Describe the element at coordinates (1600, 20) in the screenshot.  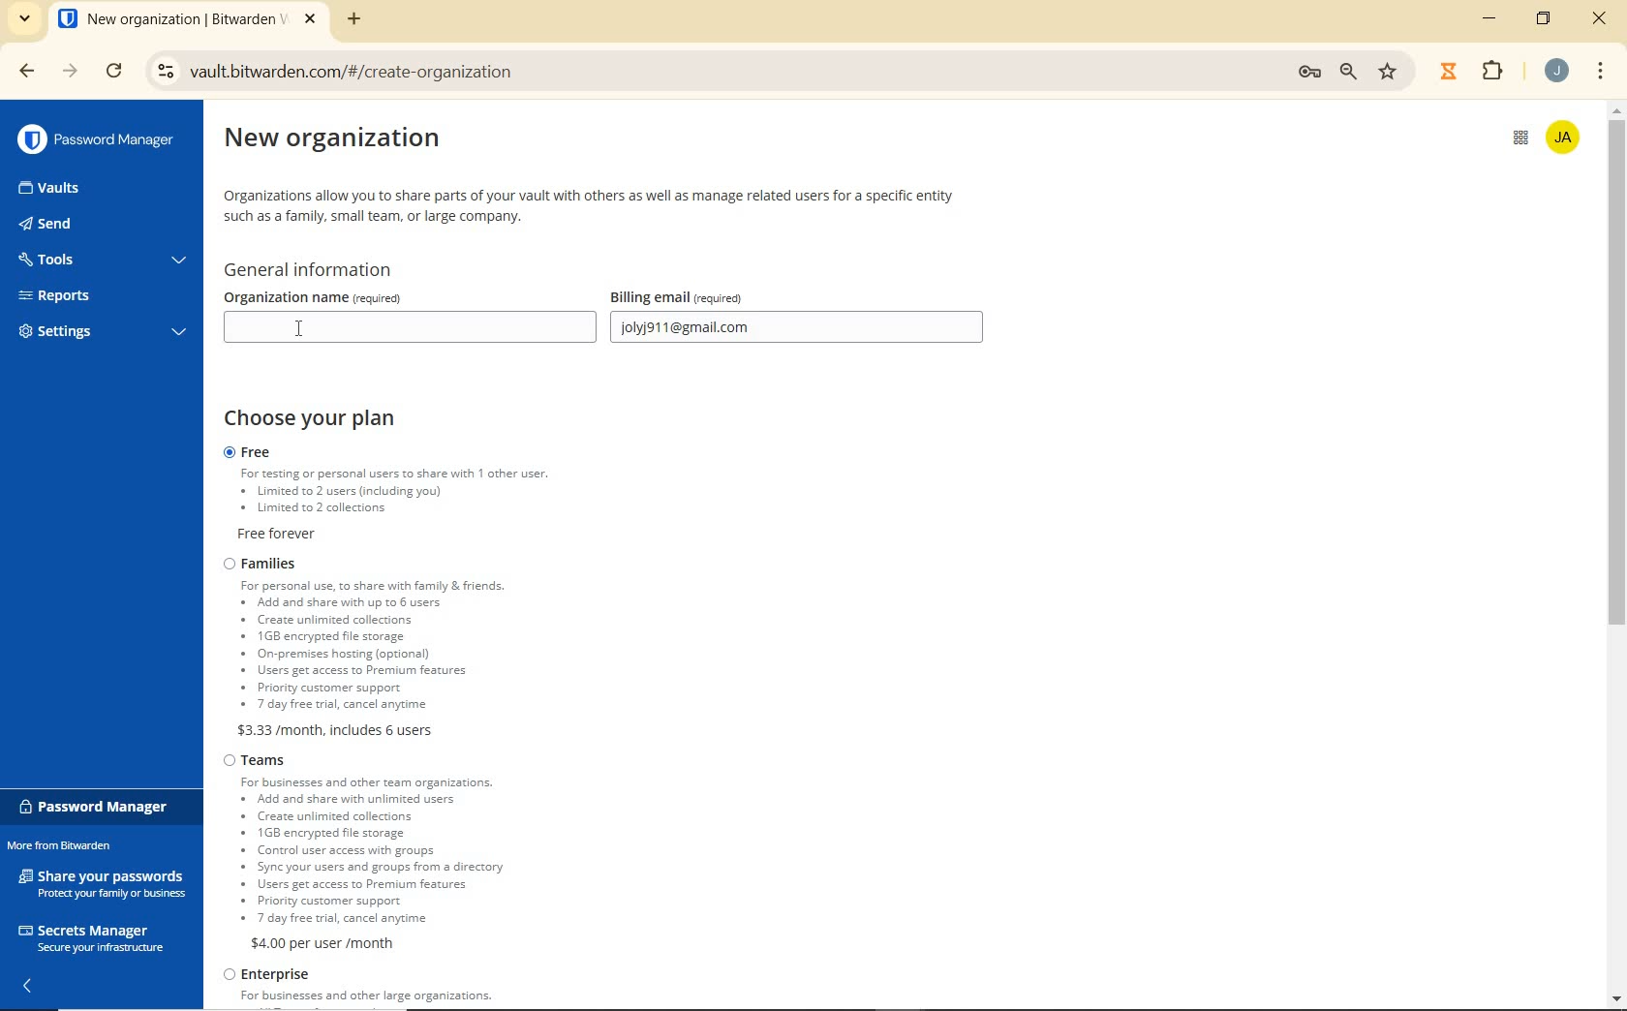
I see `close` at that location.